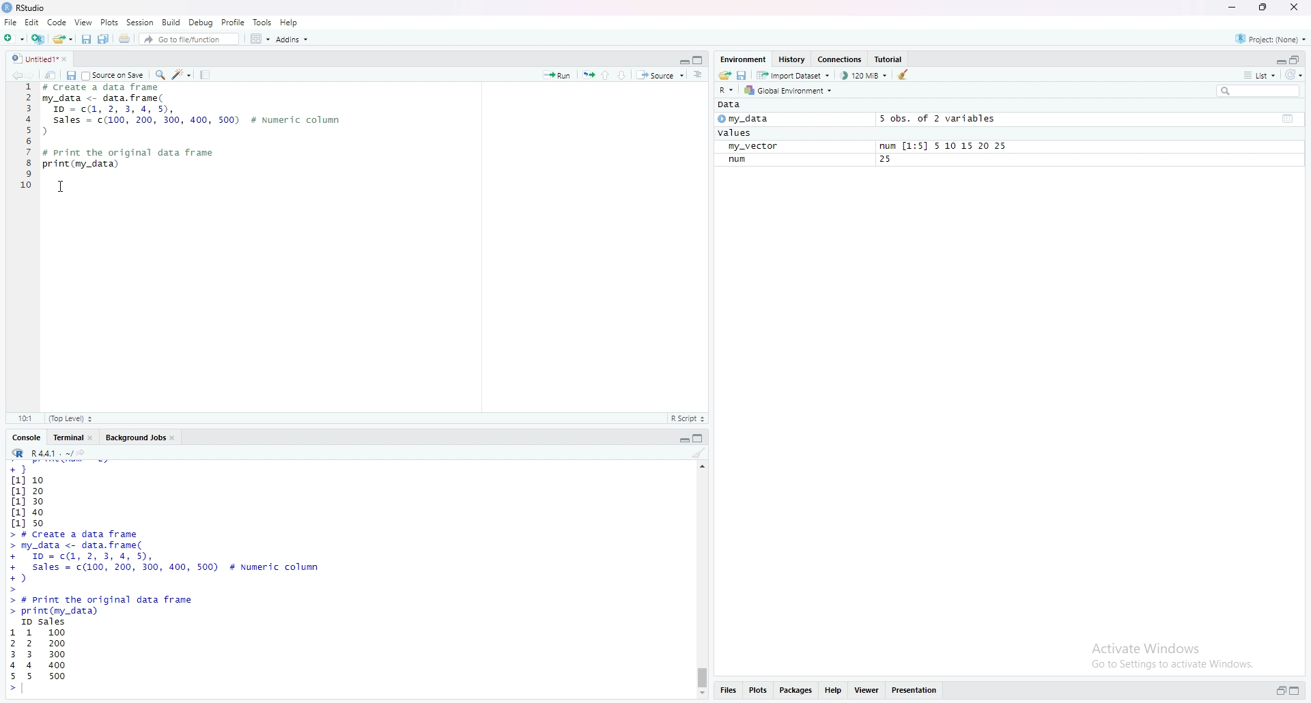  I want to click on search field, so click(1256, 92).